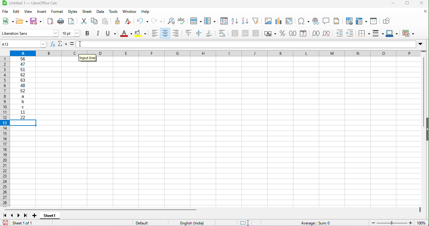  Describe the element at coordinates (30, 223) in the screenshot. I see `sheet 1 of 1` at that location.